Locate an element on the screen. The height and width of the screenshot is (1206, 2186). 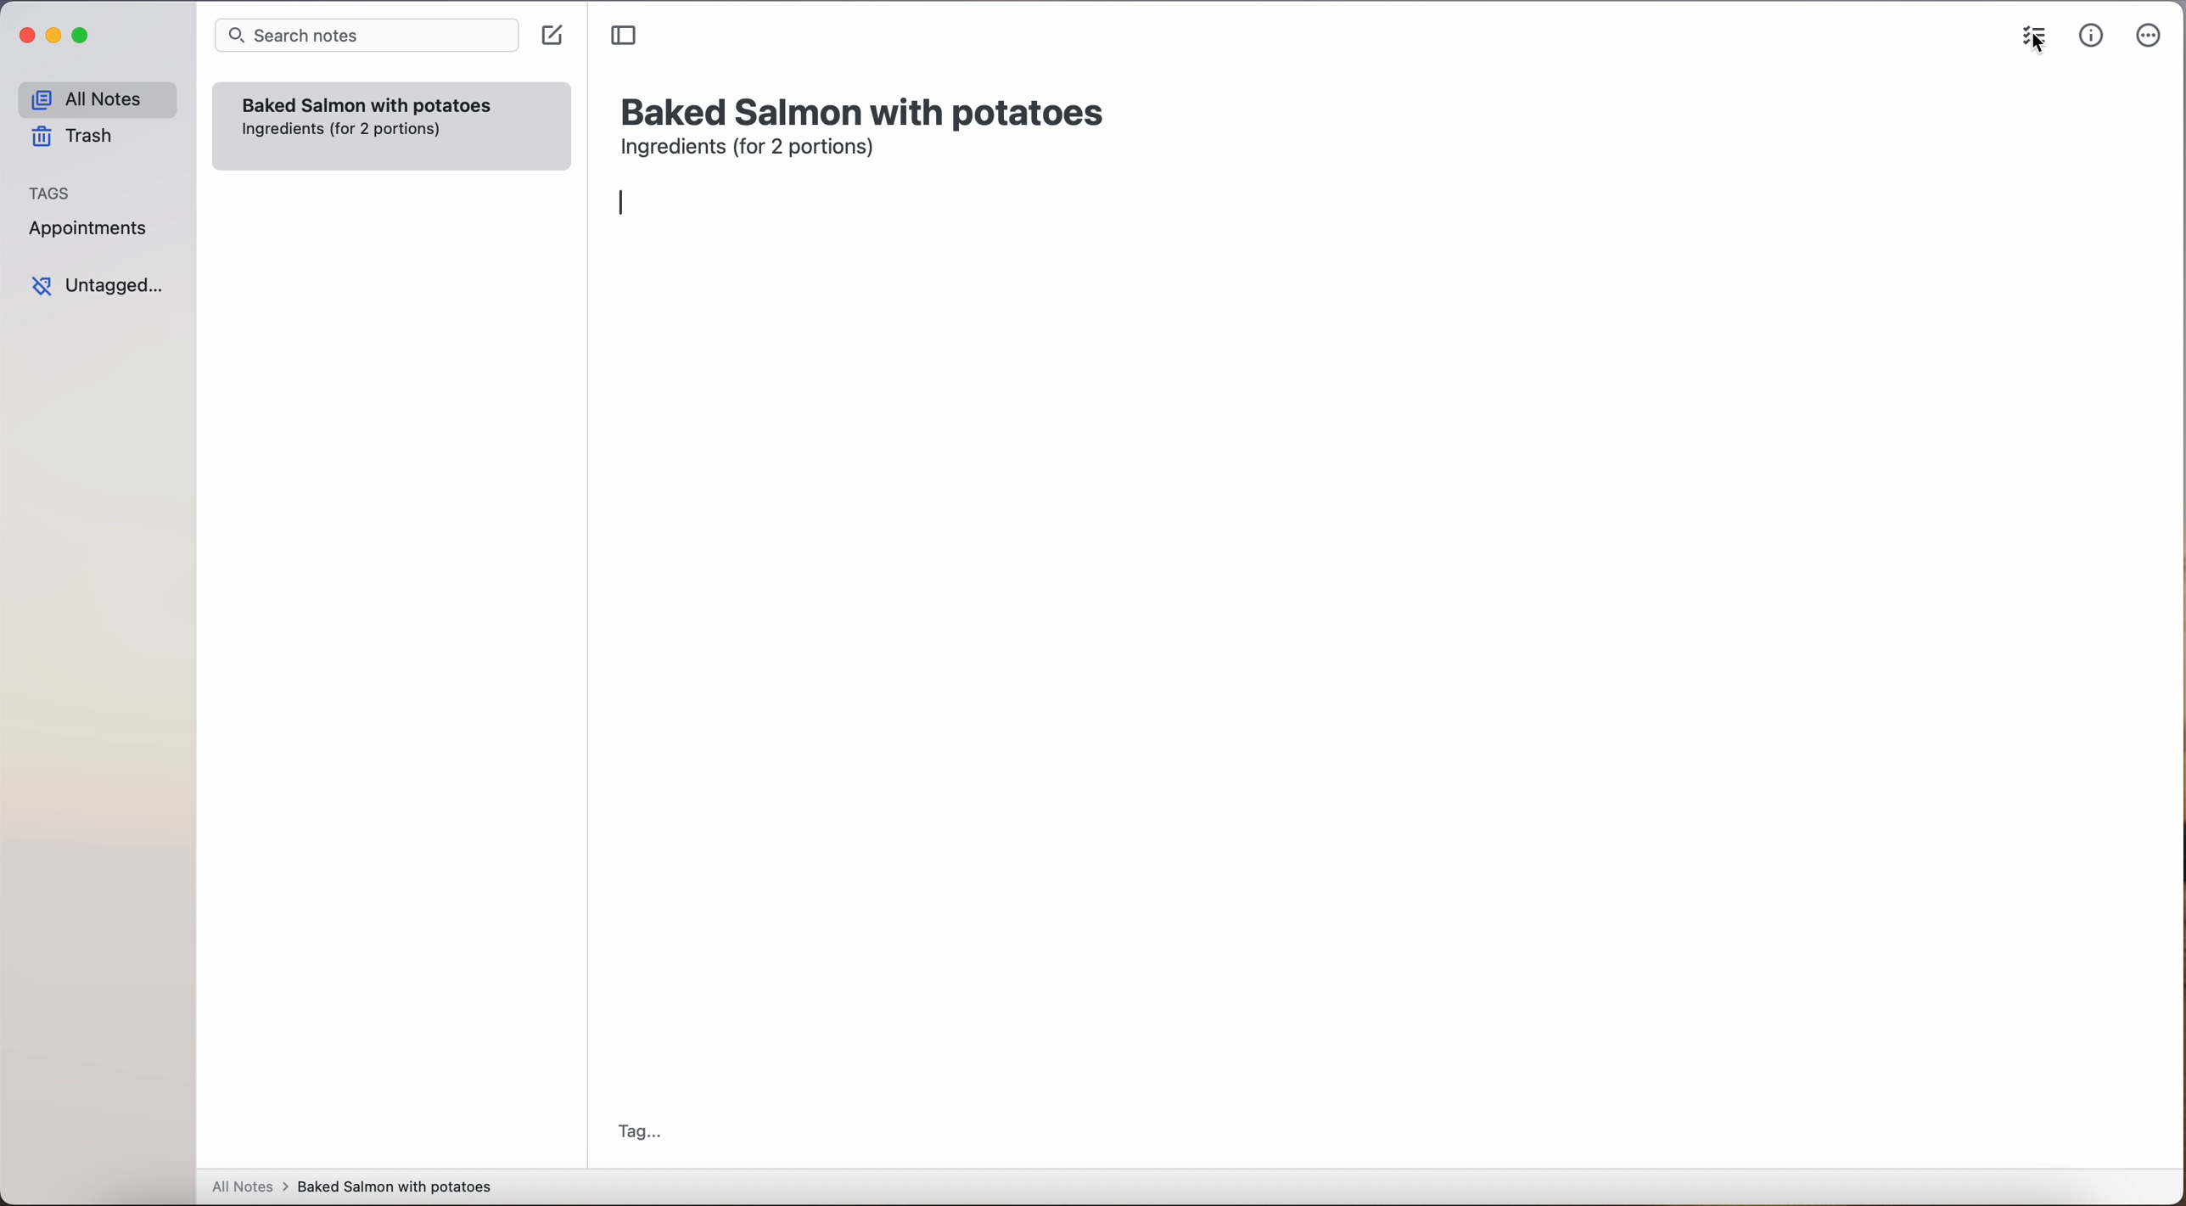
more options is located at coordinates (2152, 36).